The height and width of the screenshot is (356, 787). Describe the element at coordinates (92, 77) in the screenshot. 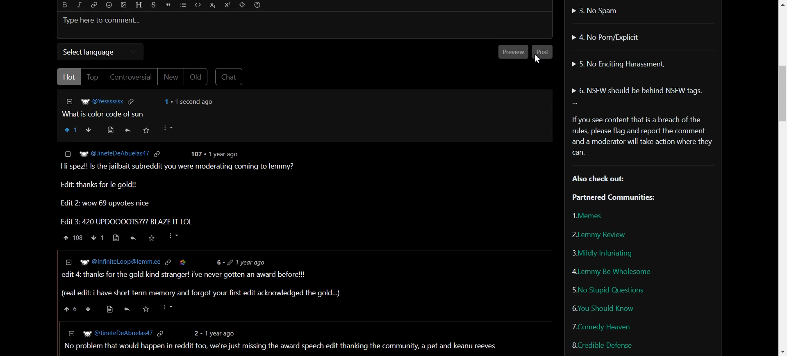

I see `Top` at that location.